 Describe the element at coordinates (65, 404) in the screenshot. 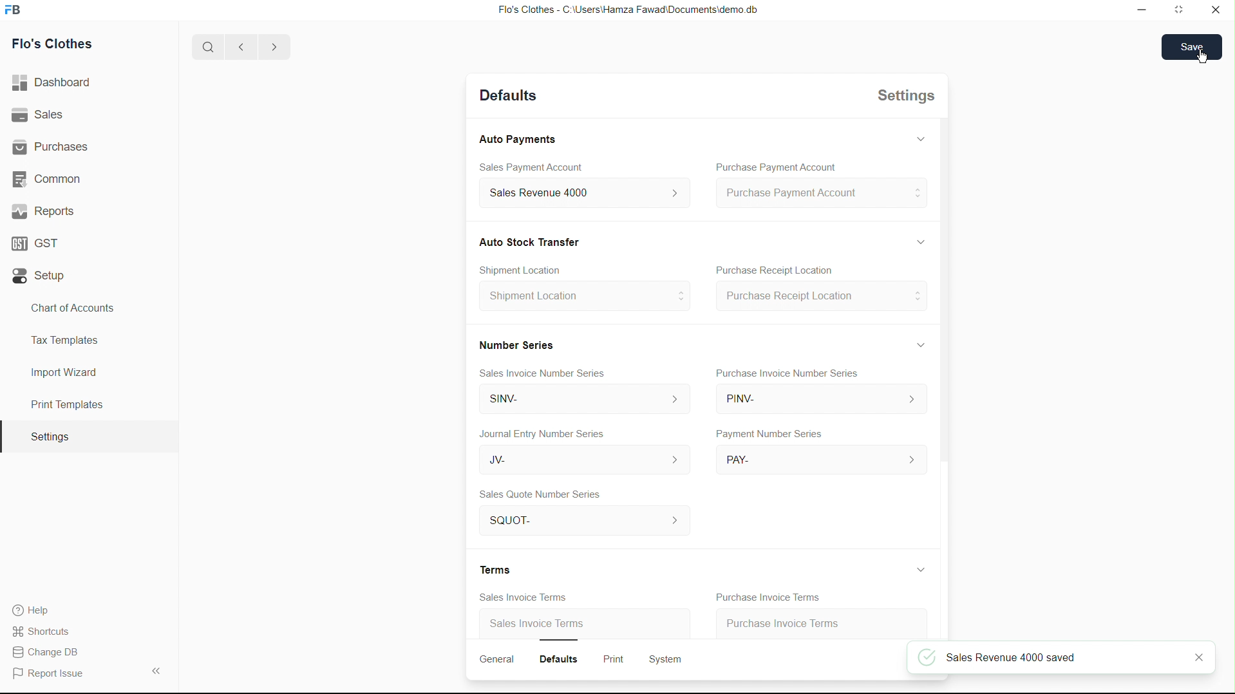

I see `Print Templates` at that location.